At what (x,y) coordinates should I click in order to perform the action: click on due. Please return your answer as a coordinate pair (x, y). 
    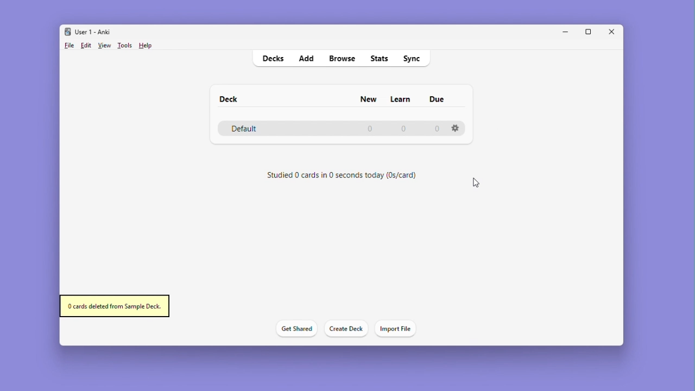
    Looking at the image, I should click on (438, 99).